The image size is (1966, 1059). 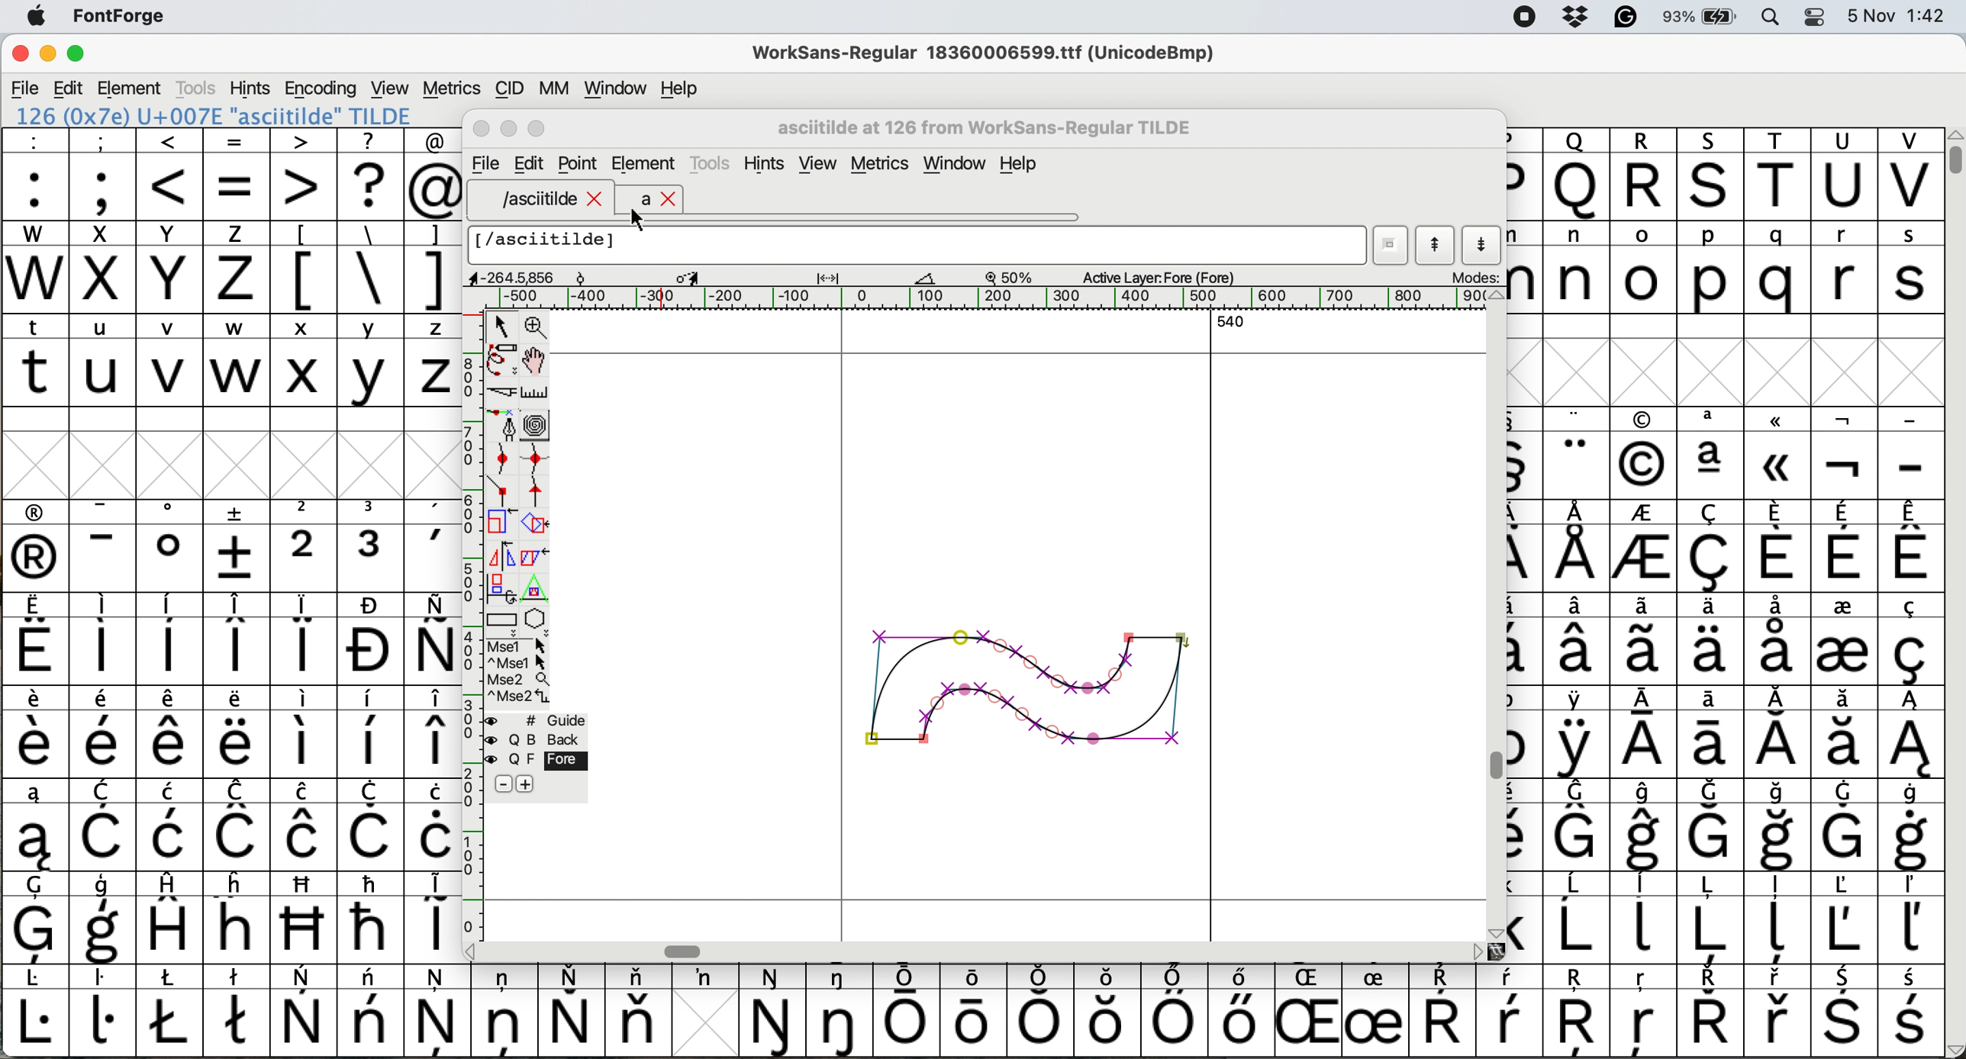 I want to click on symbol, so click(x=571, y=1010).